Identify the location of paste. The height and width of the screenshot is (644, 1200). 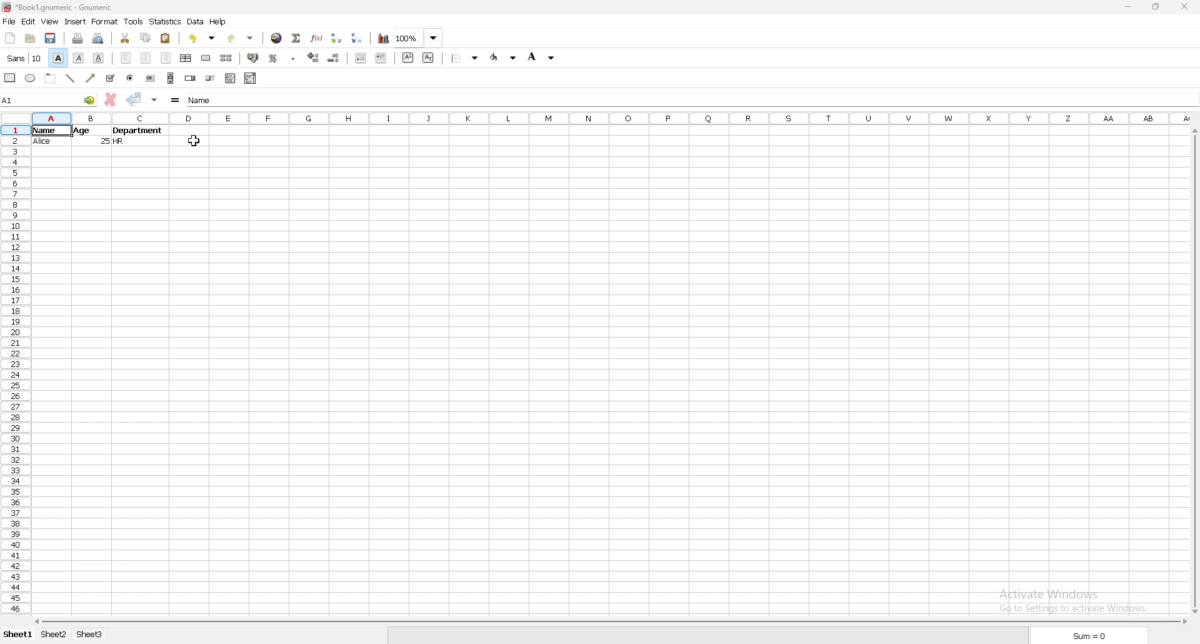
(166, 38).